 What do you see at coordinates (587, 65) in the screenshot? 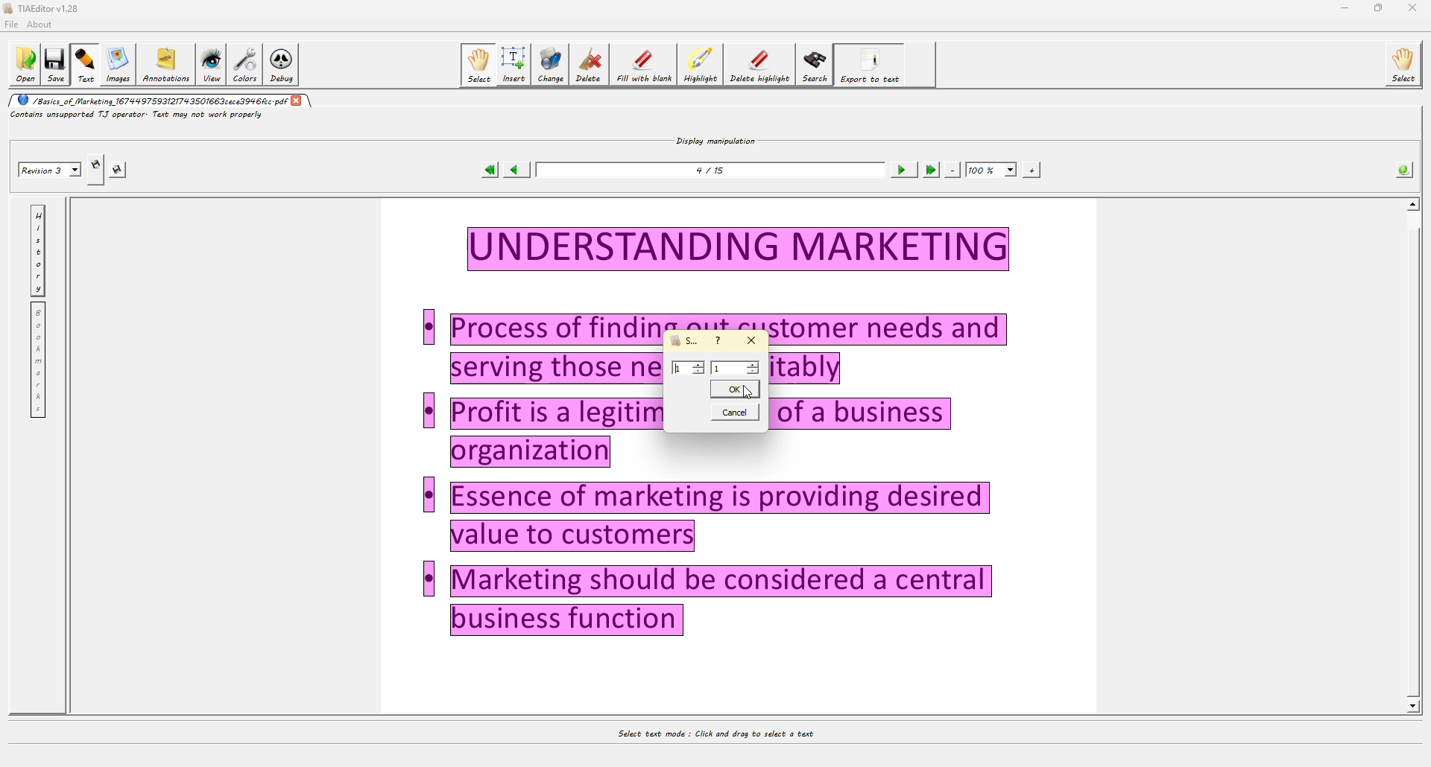
I see `delete` at bounding box center [587, 65].